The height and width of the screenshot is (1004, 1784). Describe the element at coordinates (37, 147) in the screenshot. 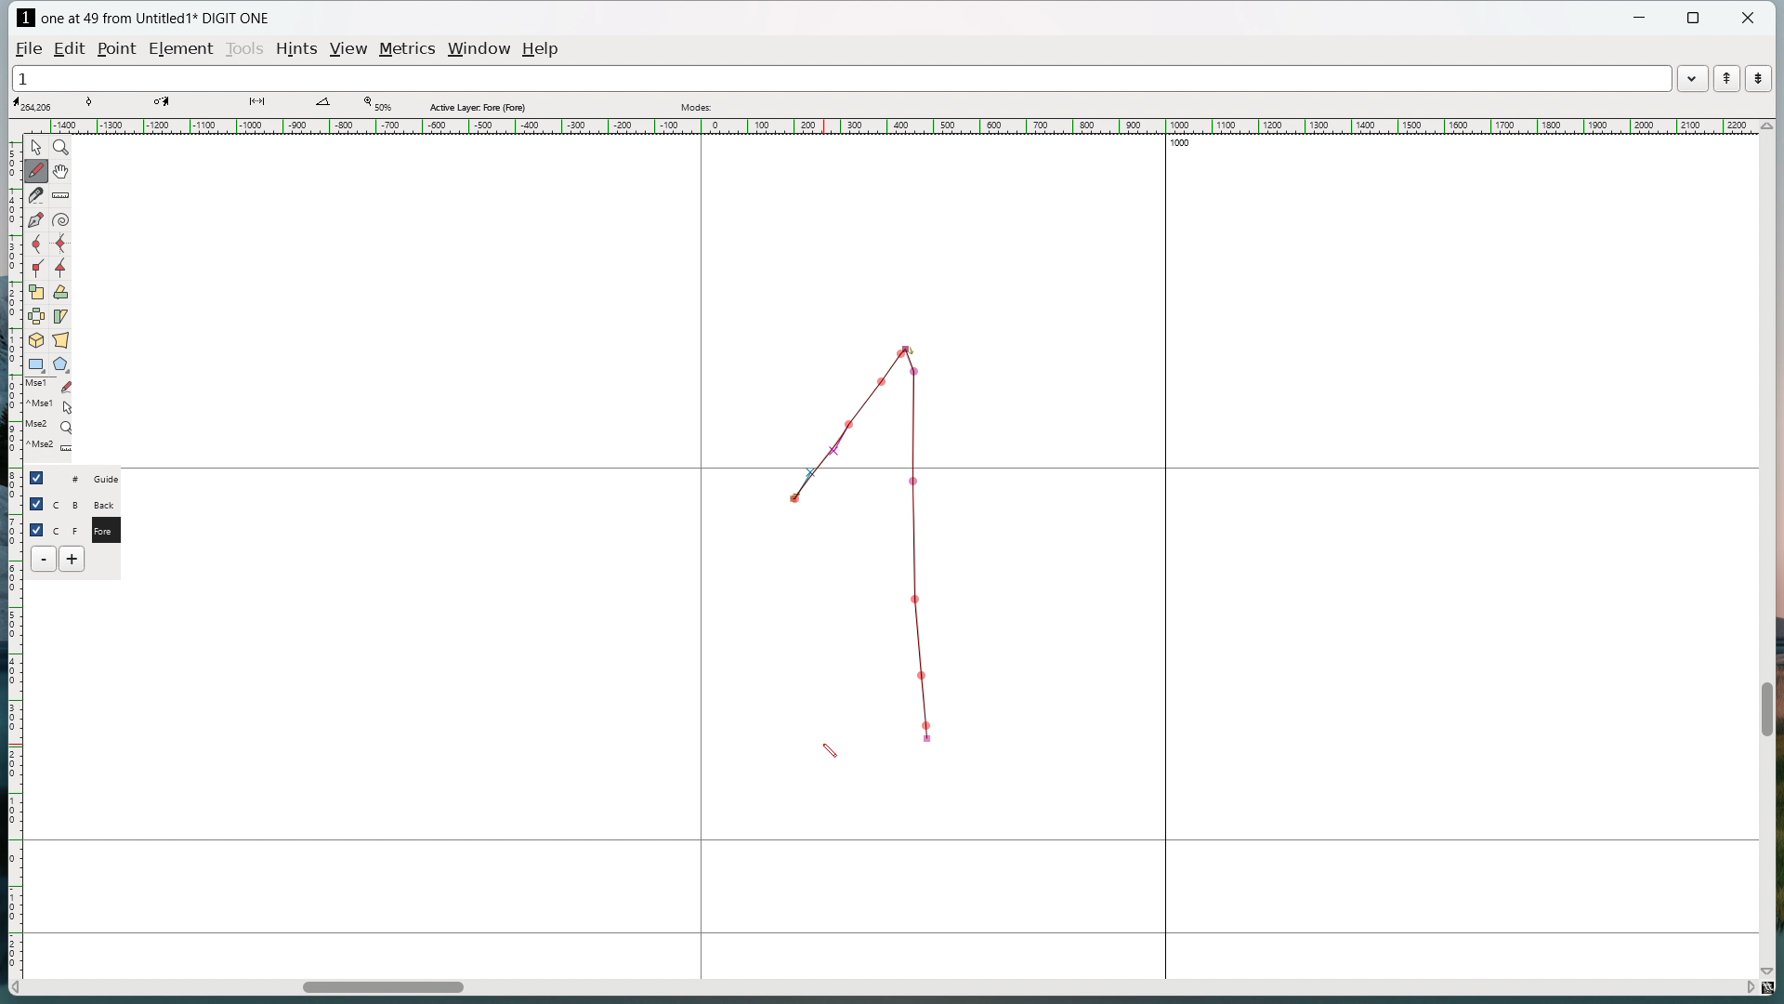

I see `pointer` at that location.